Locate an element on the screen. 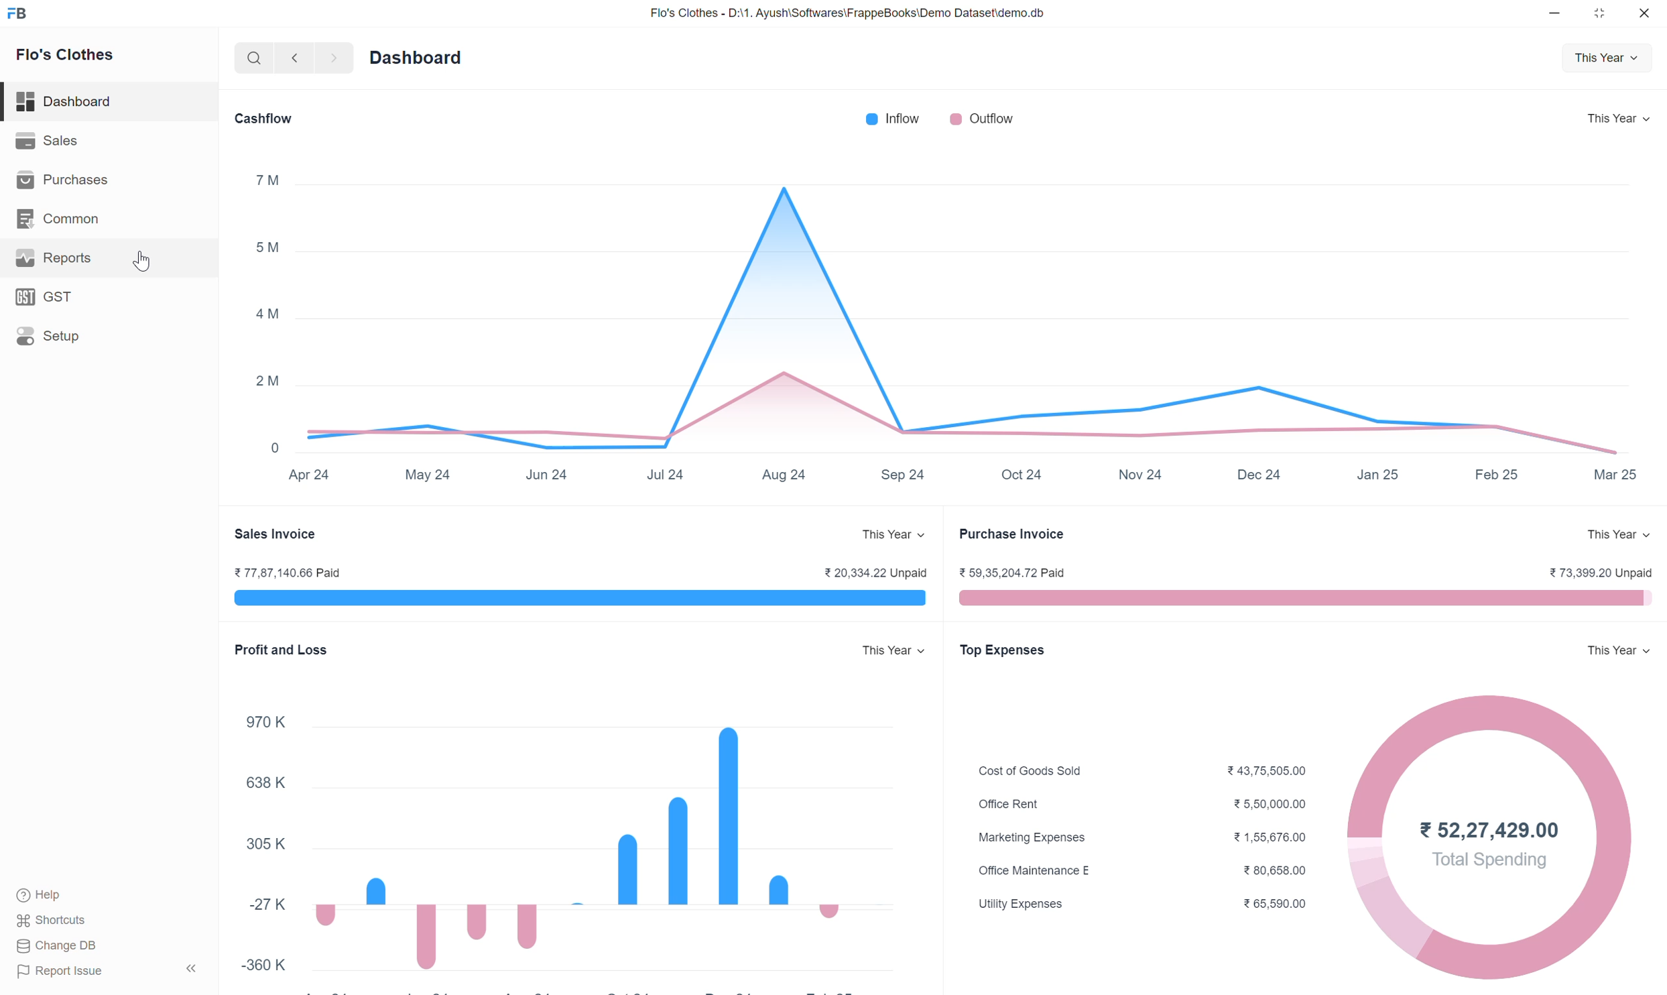 The height and width of the screenshot is (995, 1667). Cost of Goods Sold ¥ 43,75,505.00 is located at coordinates (1143, 766).